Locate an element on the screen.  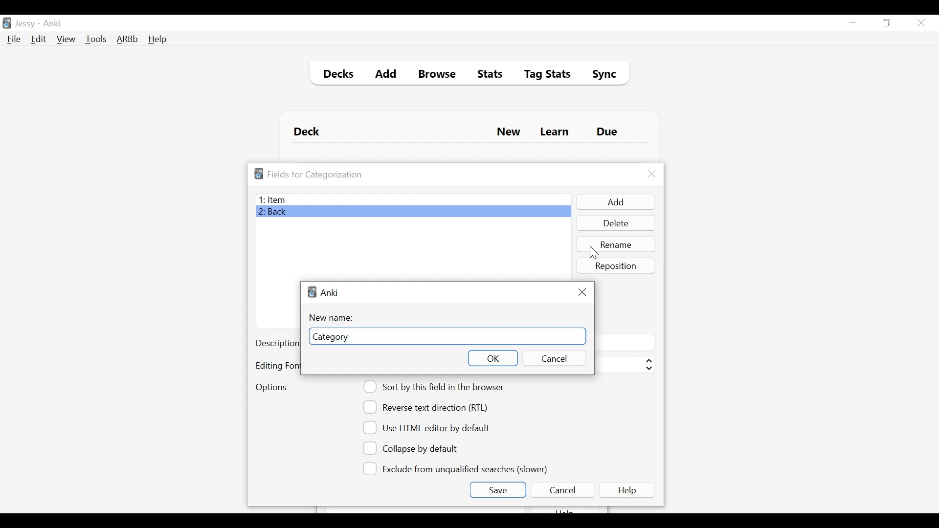
minimize is located at coordinates (852, 23).